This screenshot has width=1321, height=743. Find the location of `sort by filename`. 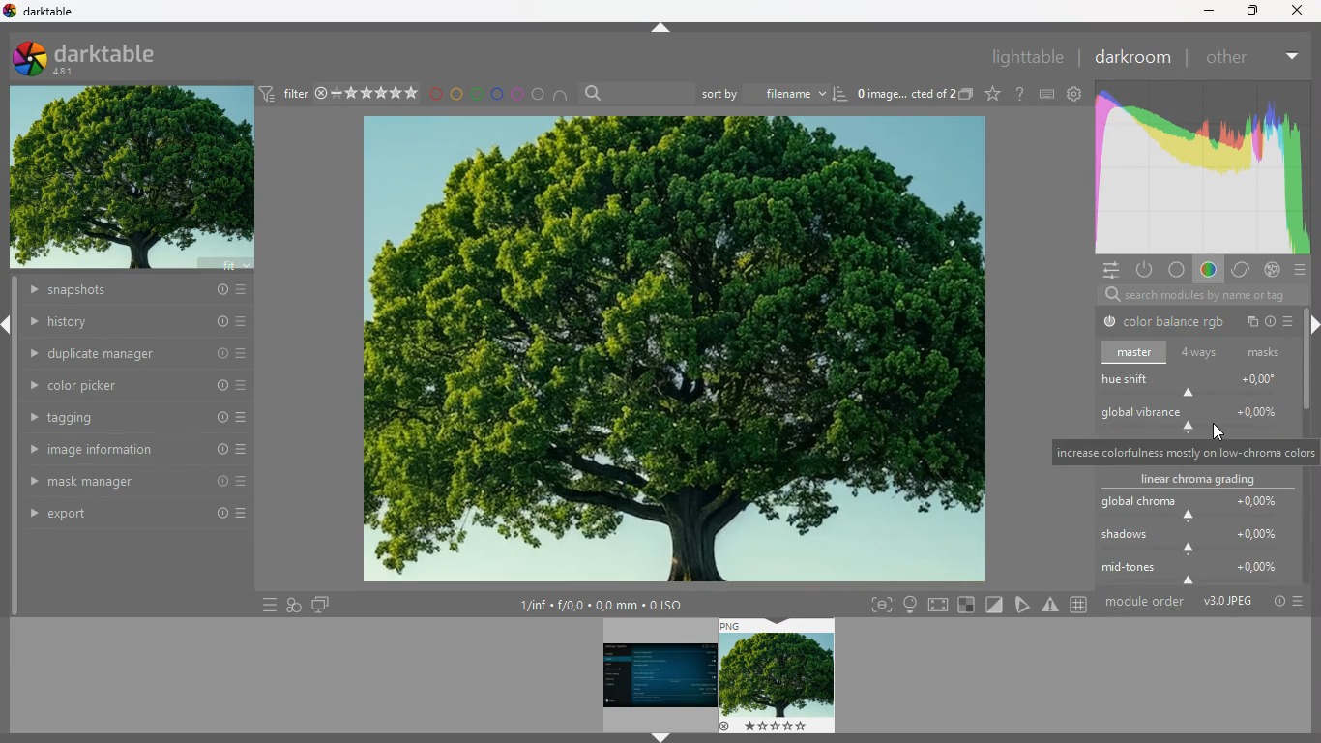

sort by filename is located at coordinates (775, 92).